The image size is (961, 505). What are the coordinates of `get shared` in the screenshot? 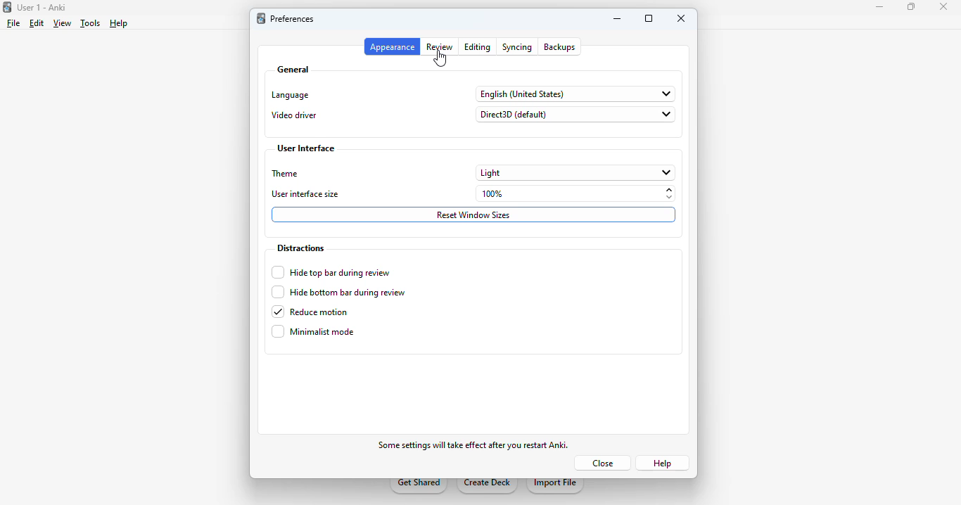 It's located at (419, 486).